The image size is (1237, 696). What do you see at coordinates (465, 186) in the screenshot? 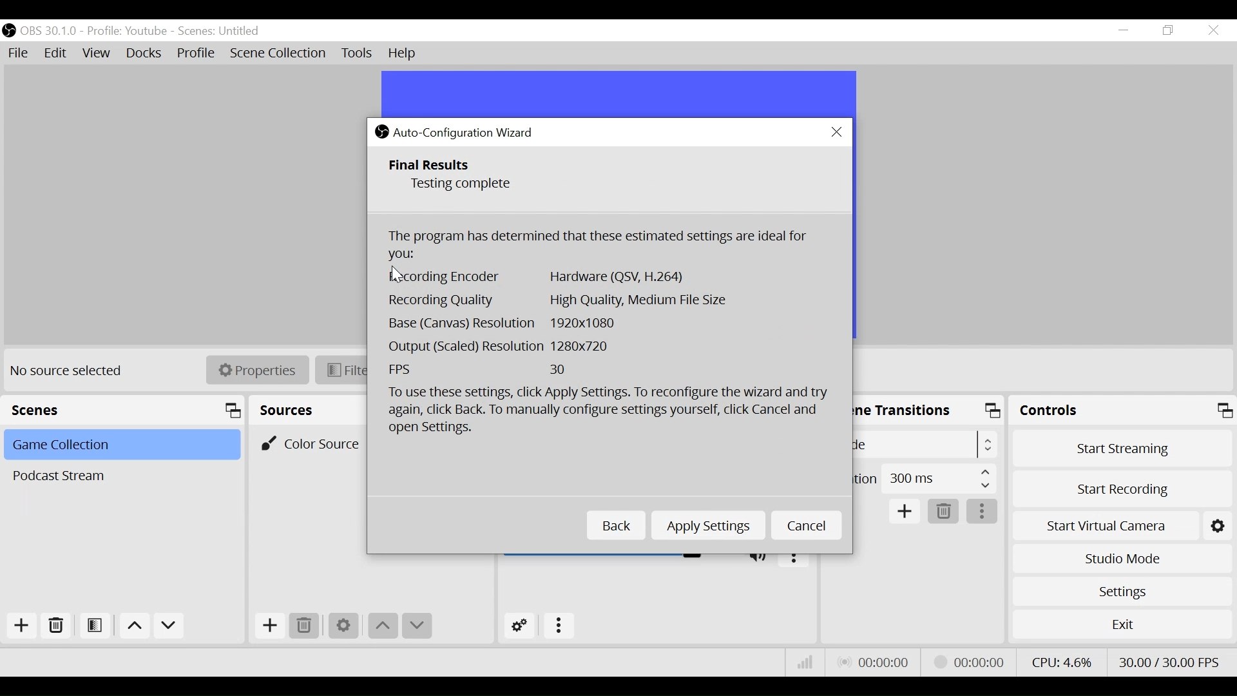
I see `Testing Complete` at bounding box center [465, 186].